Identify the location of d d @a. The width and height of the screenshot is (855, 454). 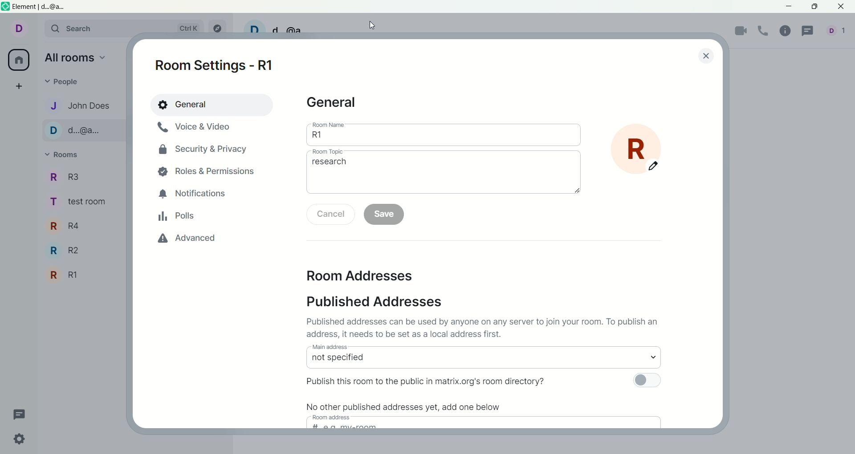
(279, 26).